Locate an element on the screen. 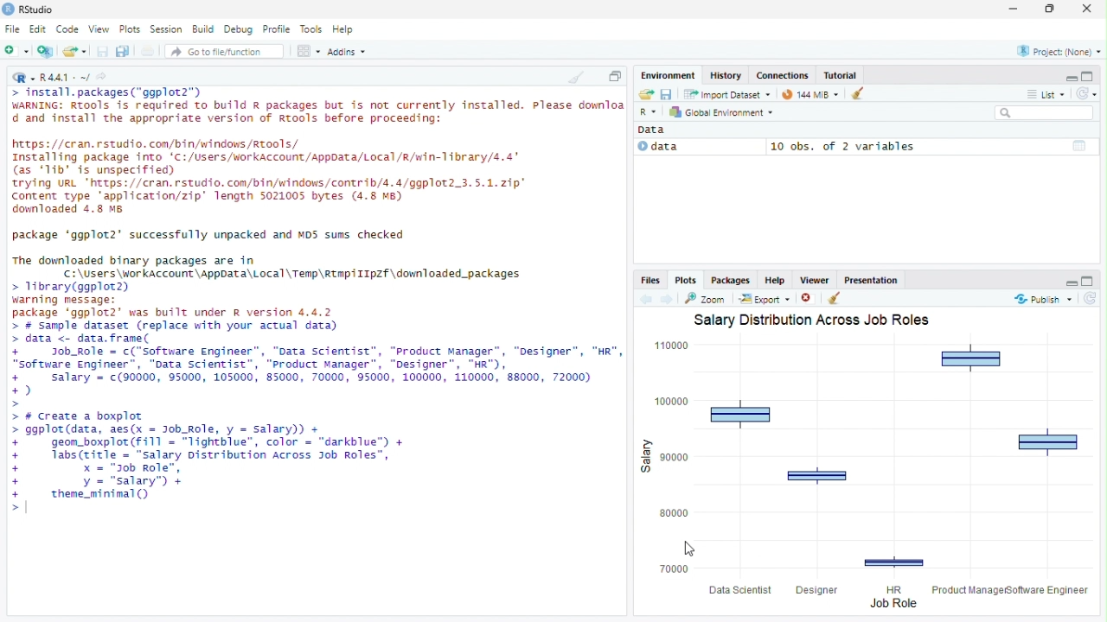  File is located at coordinates (13, 30).